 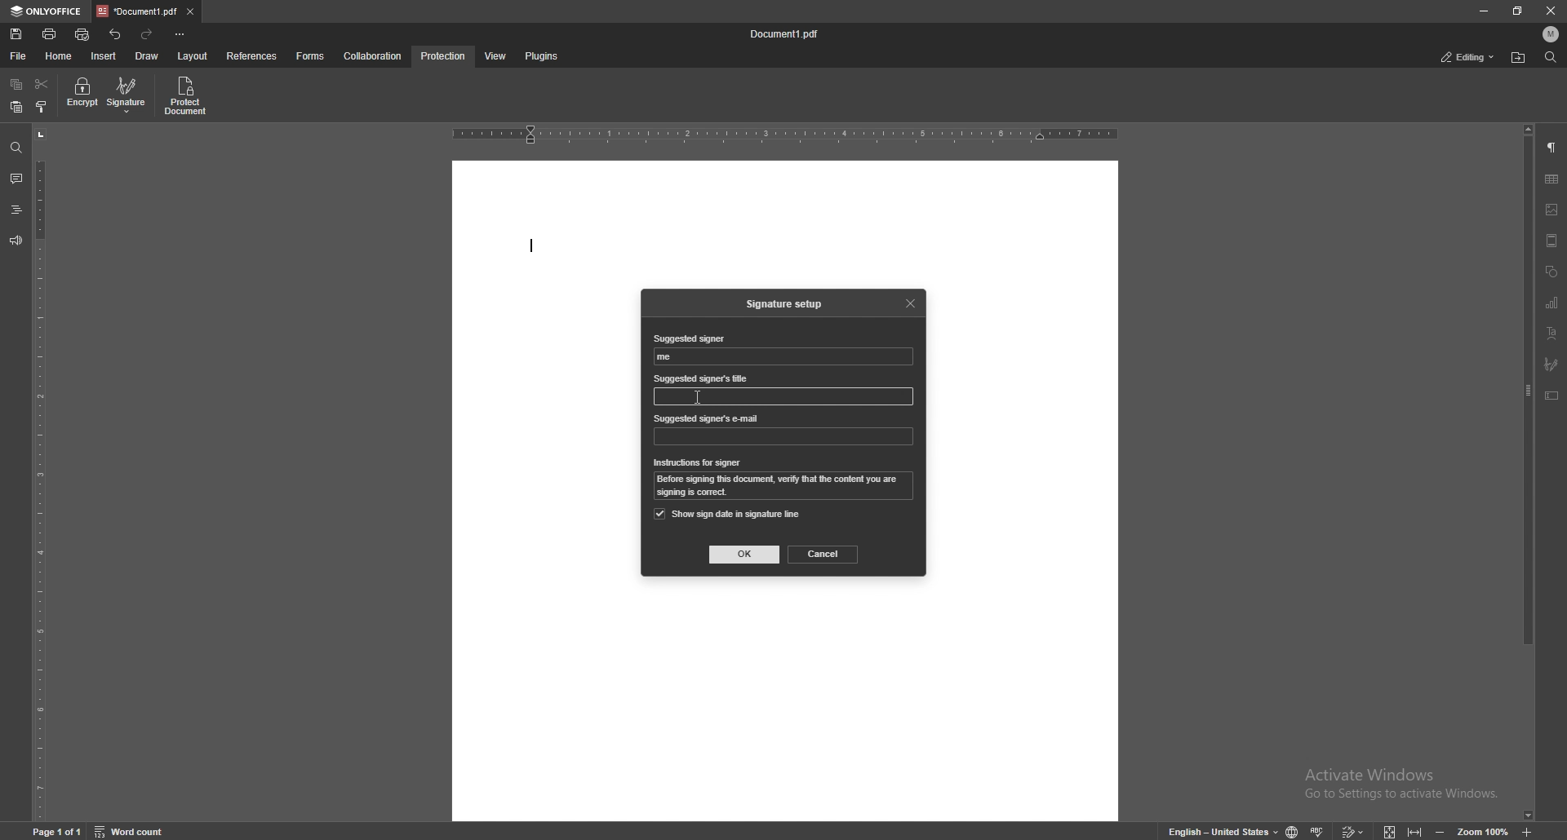 I want to click on change text language, so click(x=1217, y=830).